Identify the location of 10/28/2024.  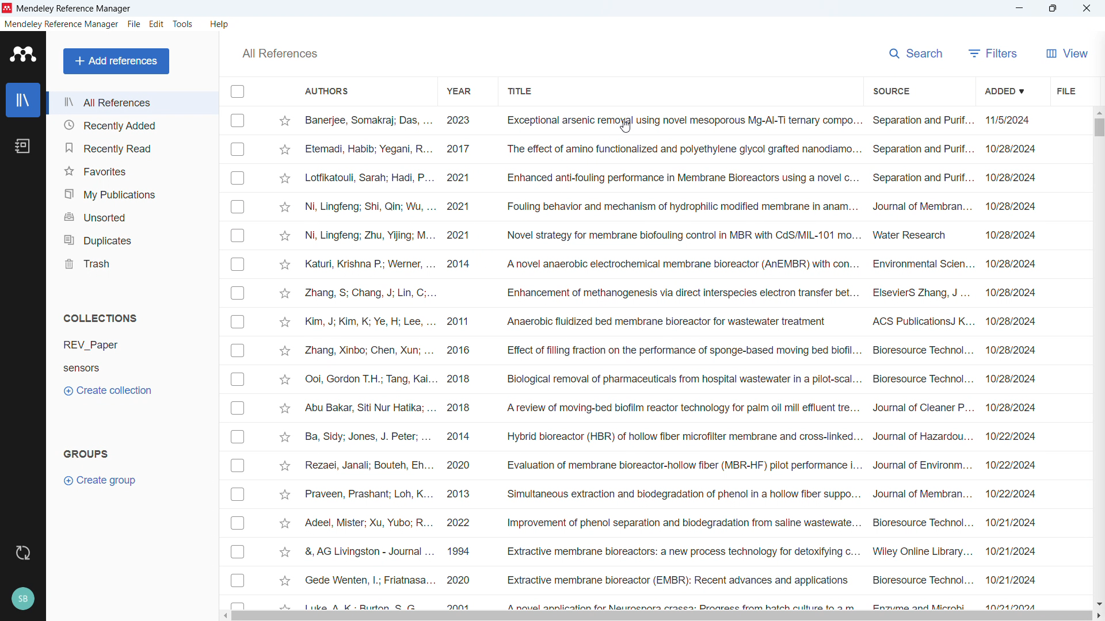
(1023, 351).